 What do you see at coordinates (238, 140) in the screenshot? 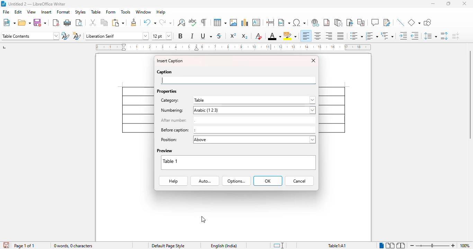
I see `position: above` at bounding box center [238, 140].